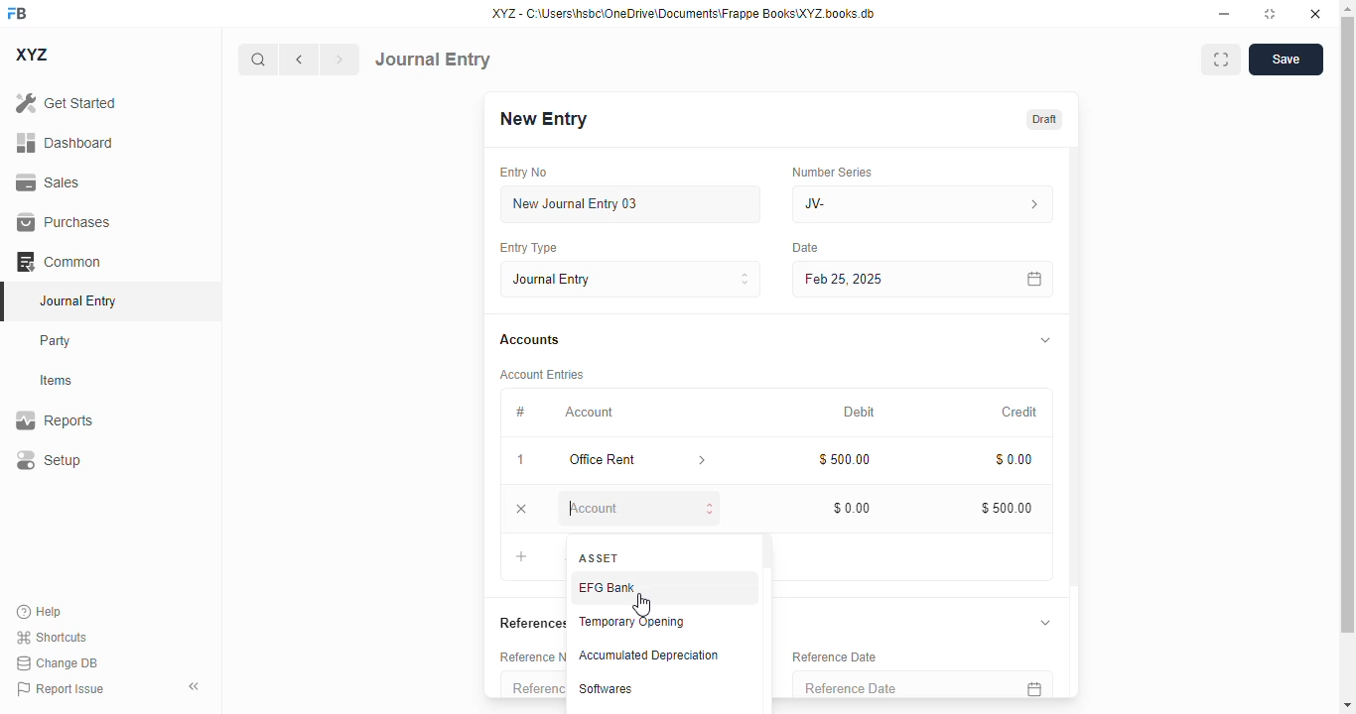 This screenshot has height=714, width=1356. Describe the element at coordinates (1045, 623) in the screenshot. I see `toggle expand/collapse` at that location.